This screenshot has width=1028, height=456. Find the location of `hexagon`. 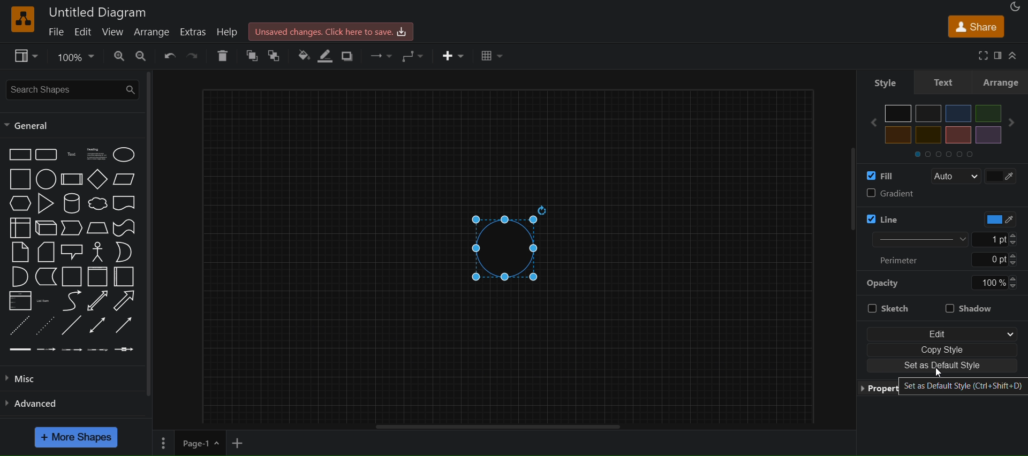

hexagon is located at coordinates (21, 203).